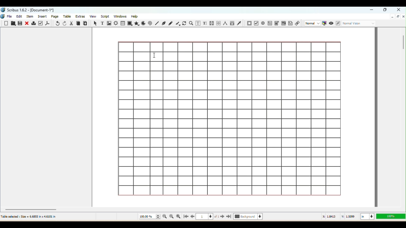 This screenshot has width=406, height=228. What do you see at coordinates (339, 217) in the screenshot?
I see `: 1.8413 Y: 1.5099` at bounding box center [339, 217].